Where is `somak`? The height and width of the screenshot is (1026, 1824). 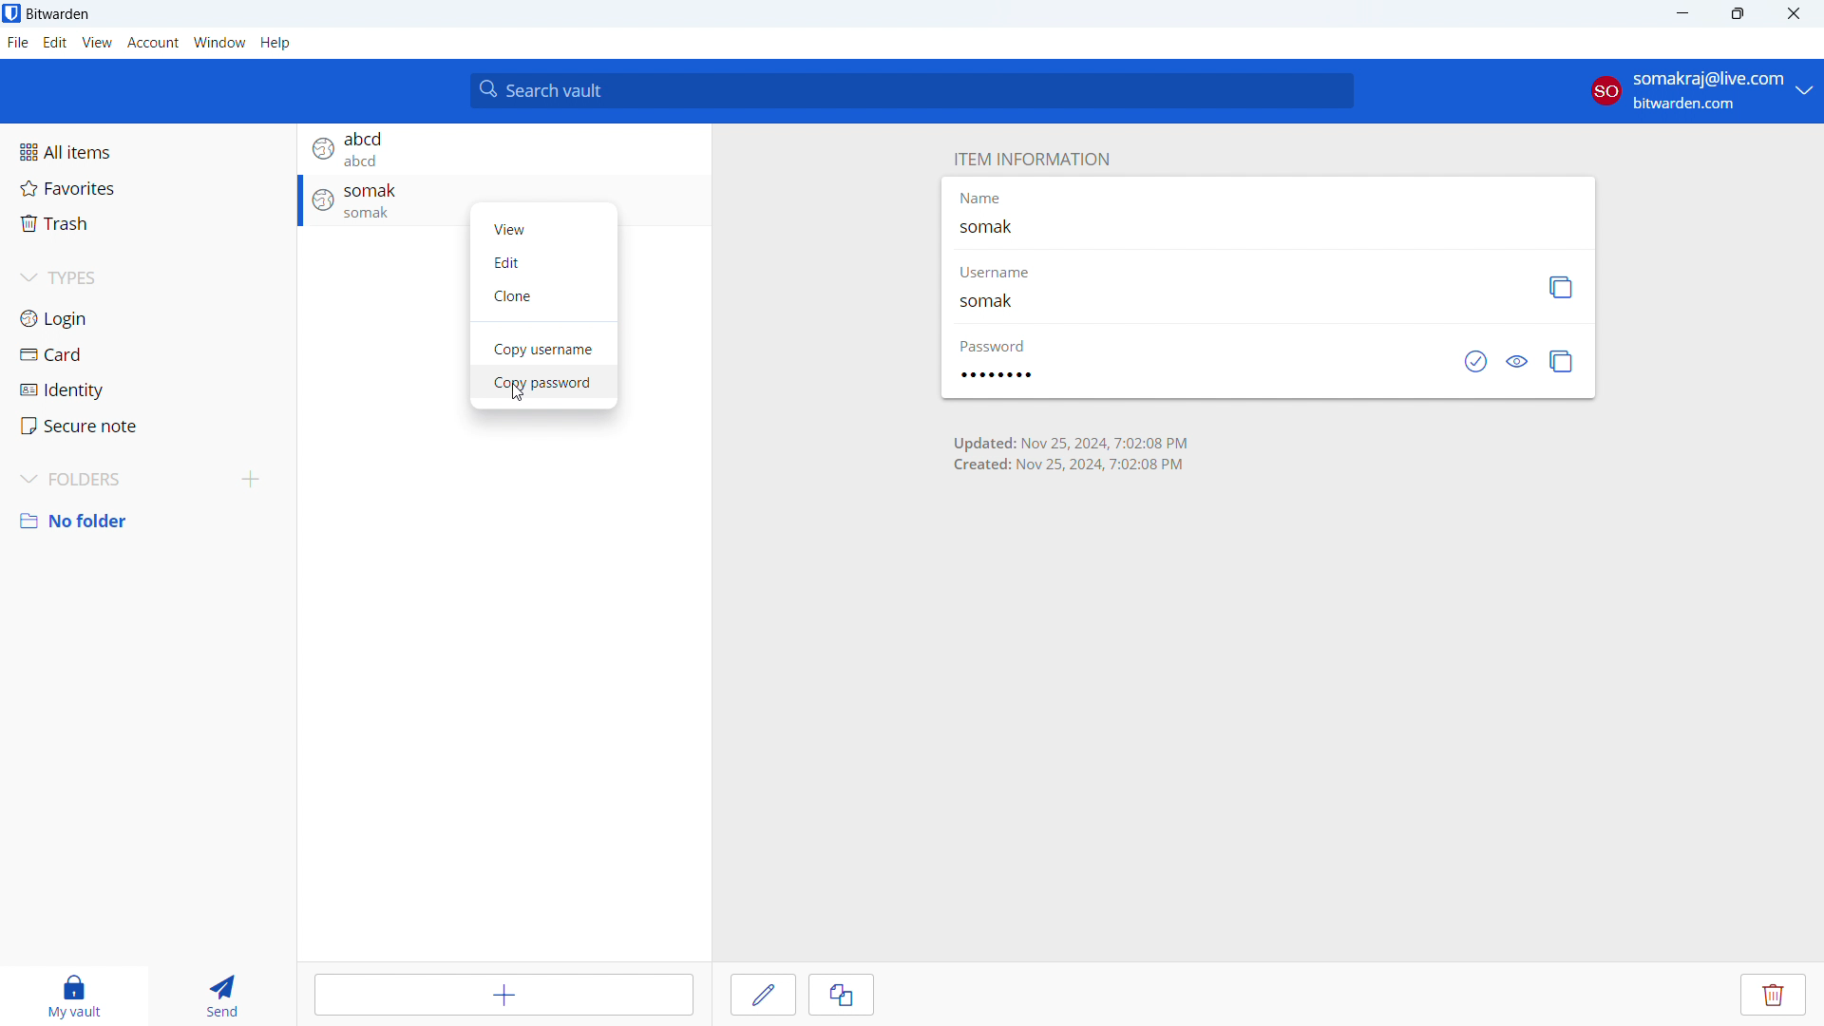 somak is located at coordinates (995, 231).